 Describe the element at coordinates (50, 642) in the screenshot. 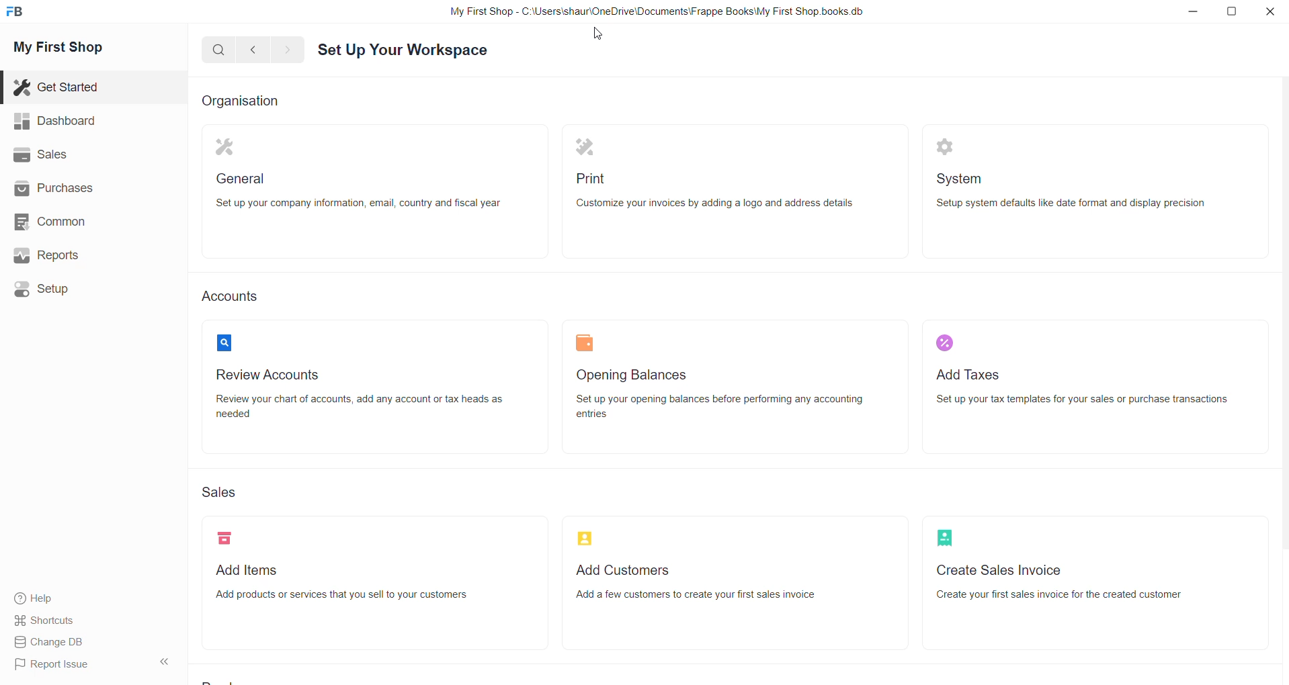

I see `Change DB` at that location.